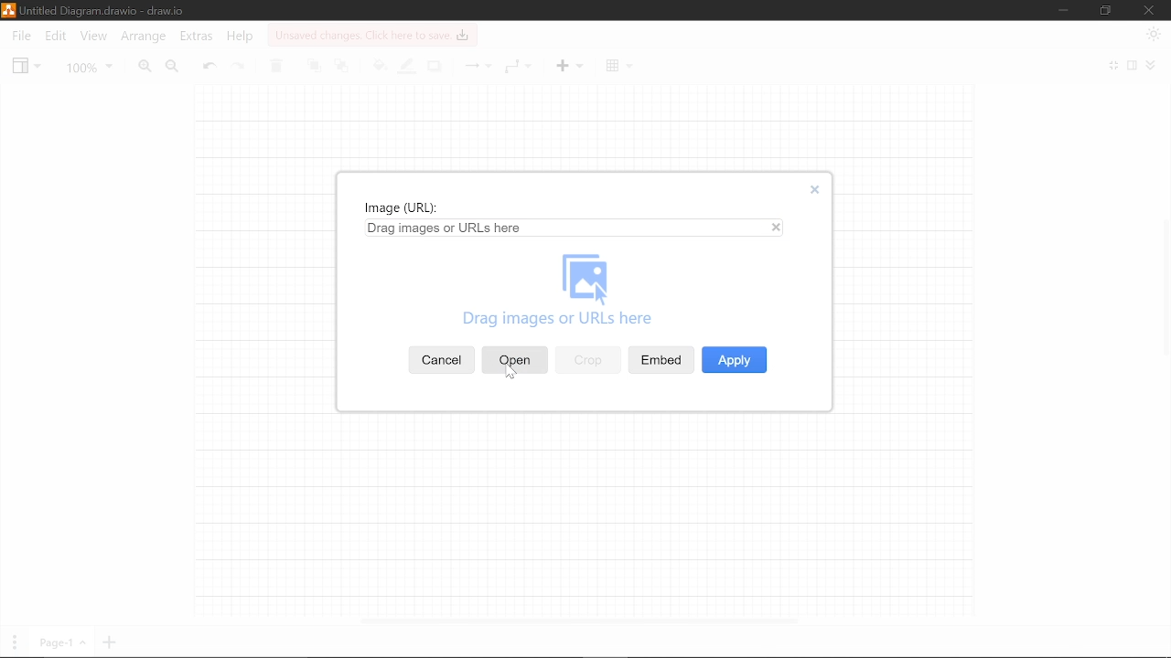 The image size is (1171, 658). I want to click on Vertical scrollbar, so click(1164, 284).